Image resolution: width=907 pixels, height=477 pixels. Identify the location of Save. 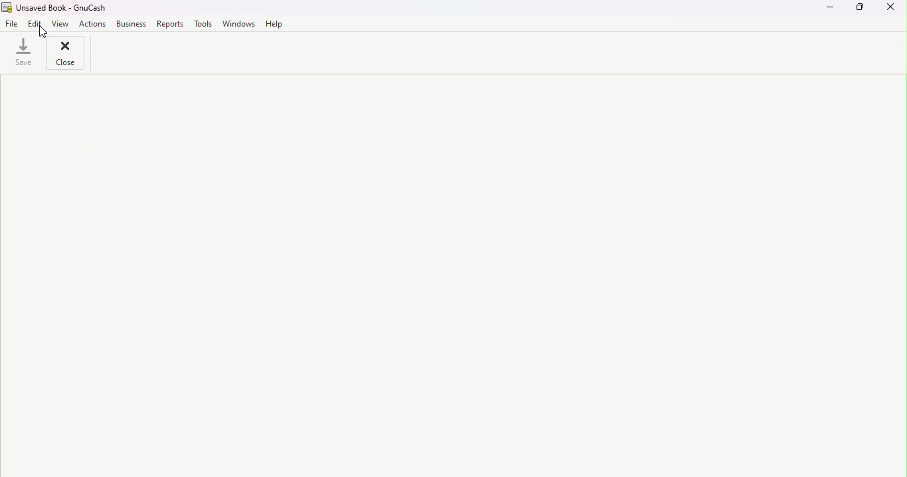
(21, 56).